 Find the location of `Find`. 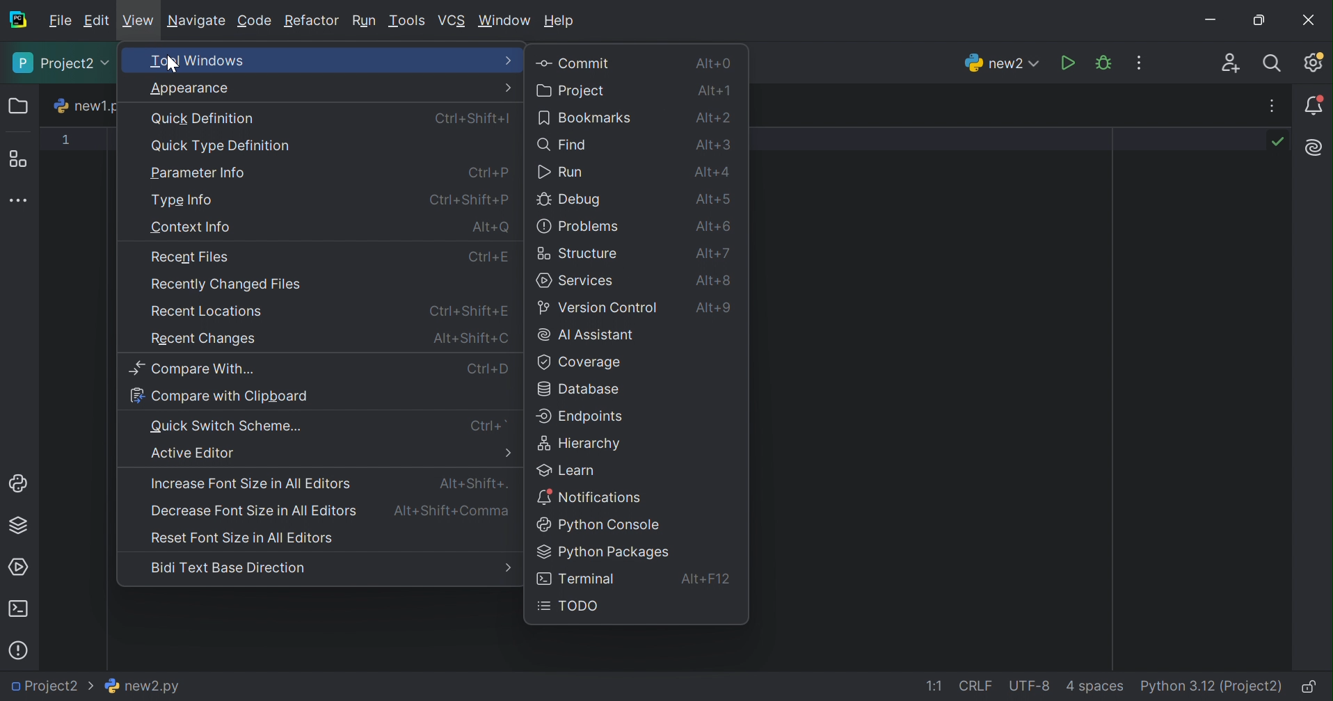

Find is located at coordinates (561, 144).